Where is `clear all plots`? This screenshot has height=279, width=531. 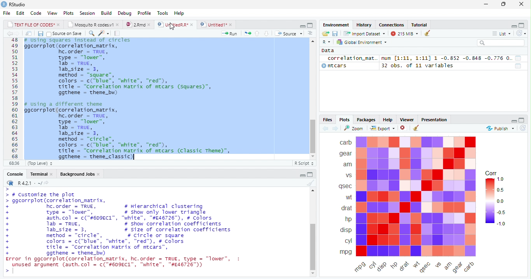 clear all plots is located at coordinates (416, 128).